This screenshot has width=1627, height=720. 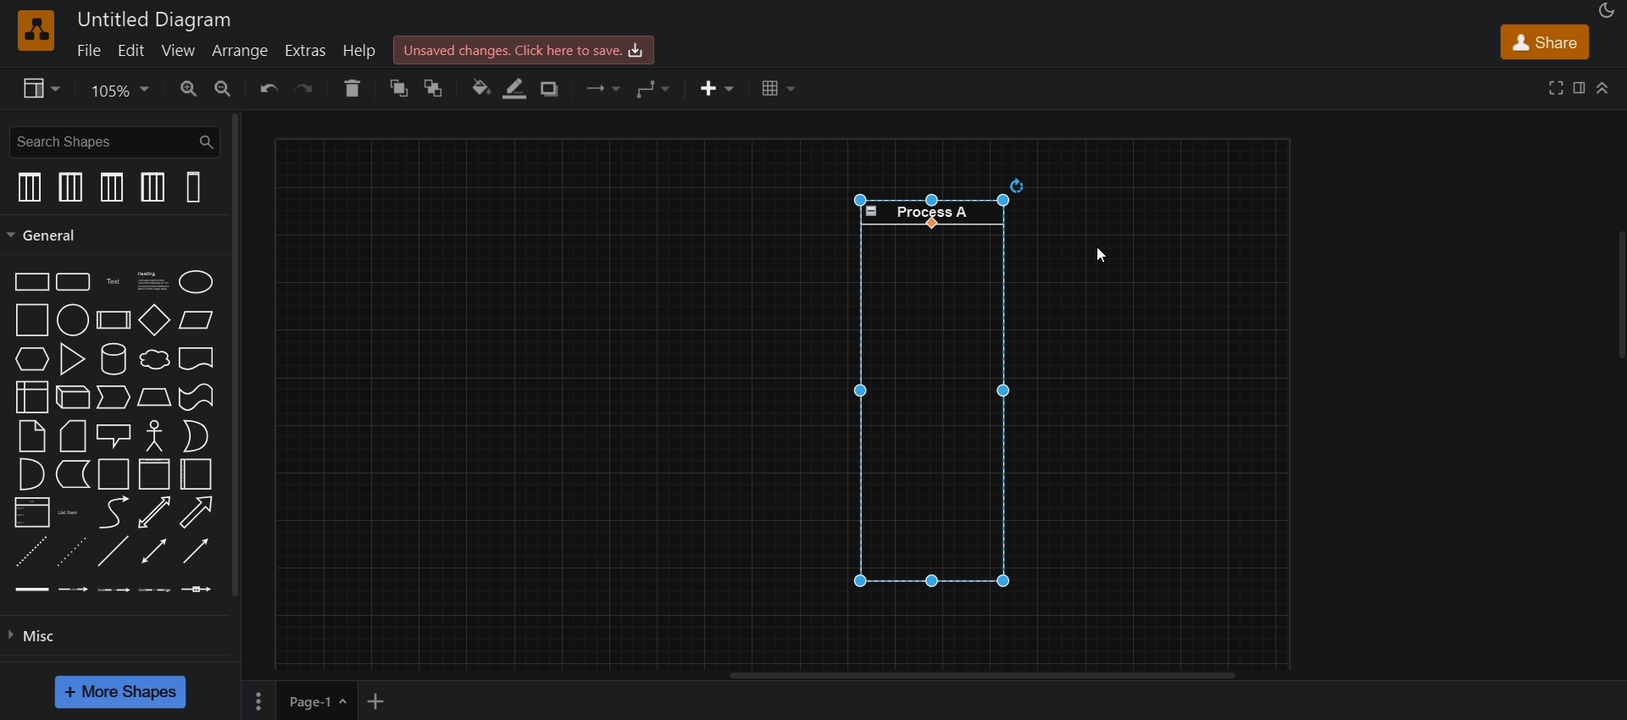 I want to click on vertical pool 2, so click(x=150, y=188).